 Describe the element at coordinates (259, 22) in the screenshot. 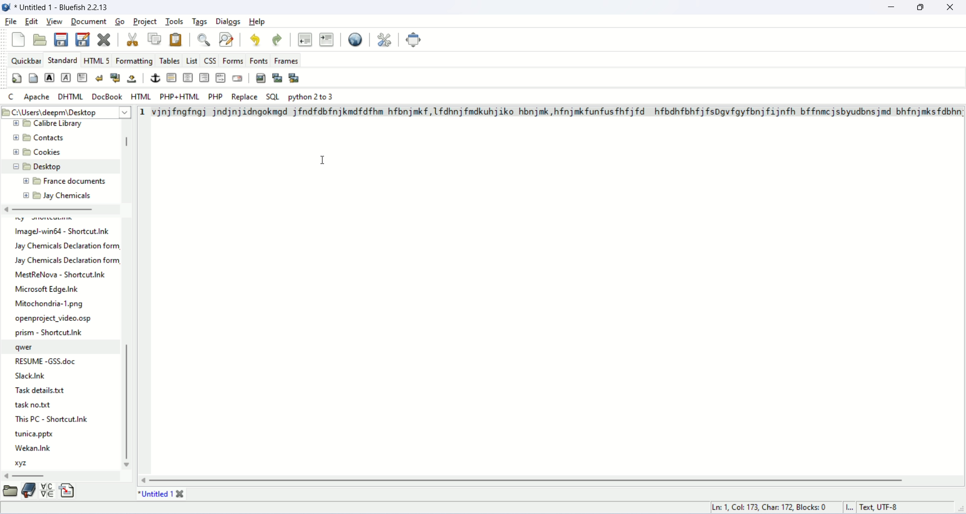

I see `help` at that location.